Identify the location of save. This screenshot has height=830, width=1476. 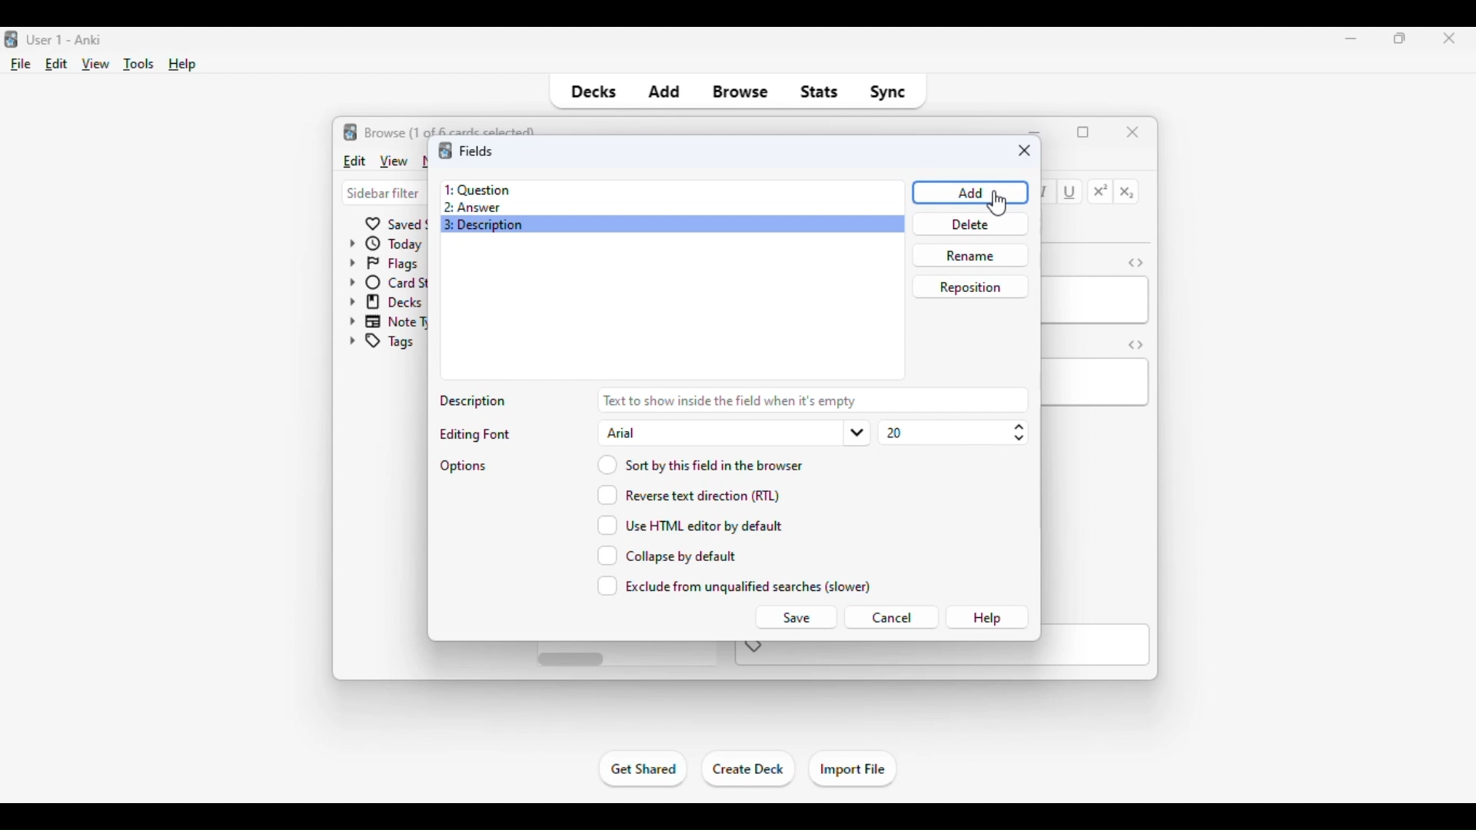
(795, 616).